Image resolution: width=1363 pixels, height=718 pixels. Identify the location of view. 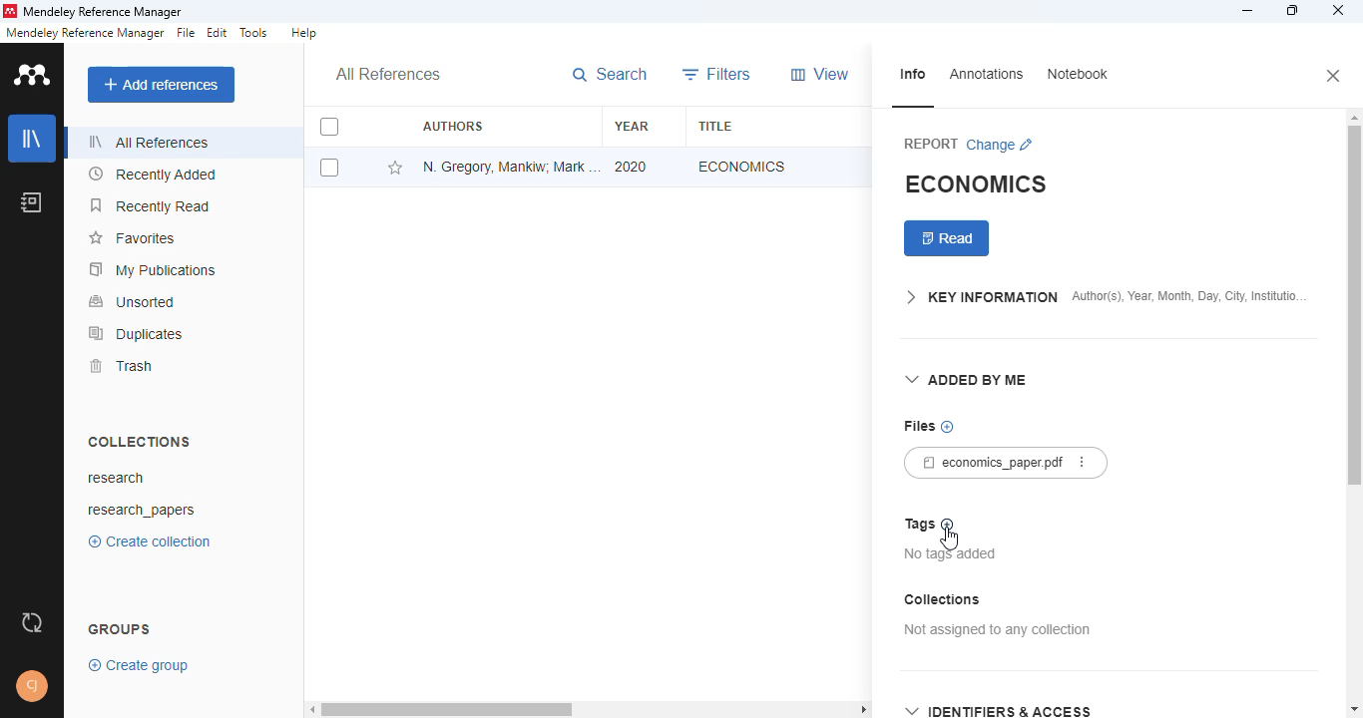
(819, 74).